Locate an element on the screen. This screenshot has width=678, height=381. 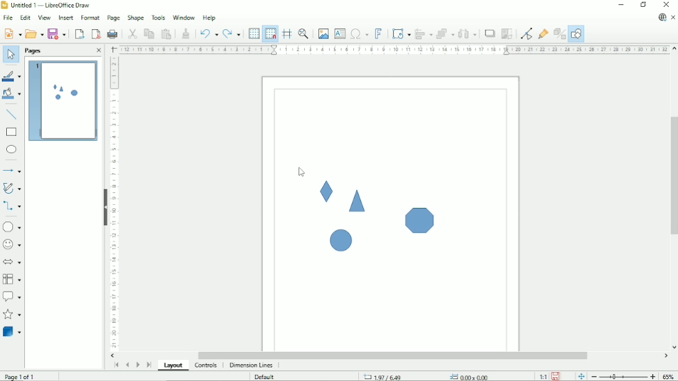
Cut is located at coordinates (133, 34).